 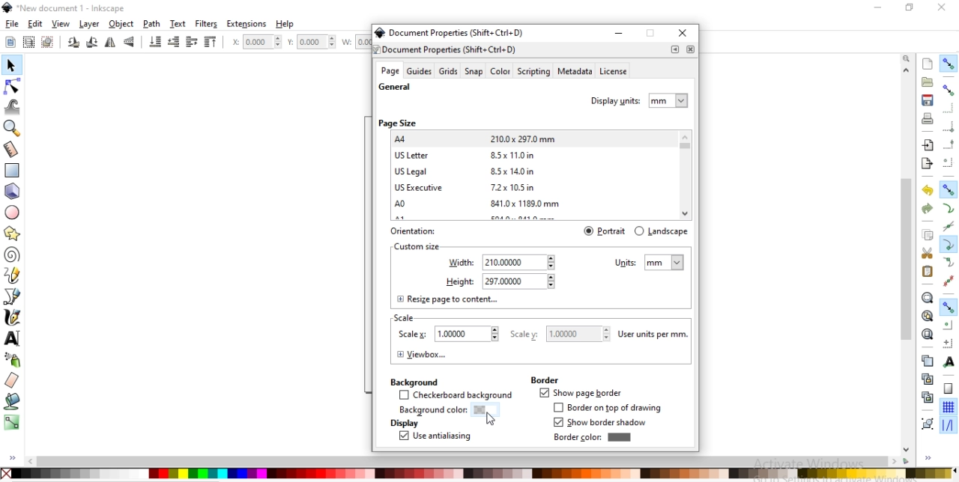 What do you see at coordinates (685, 34) in the screenshot?
I see `close` at bounding box center [685, 34].